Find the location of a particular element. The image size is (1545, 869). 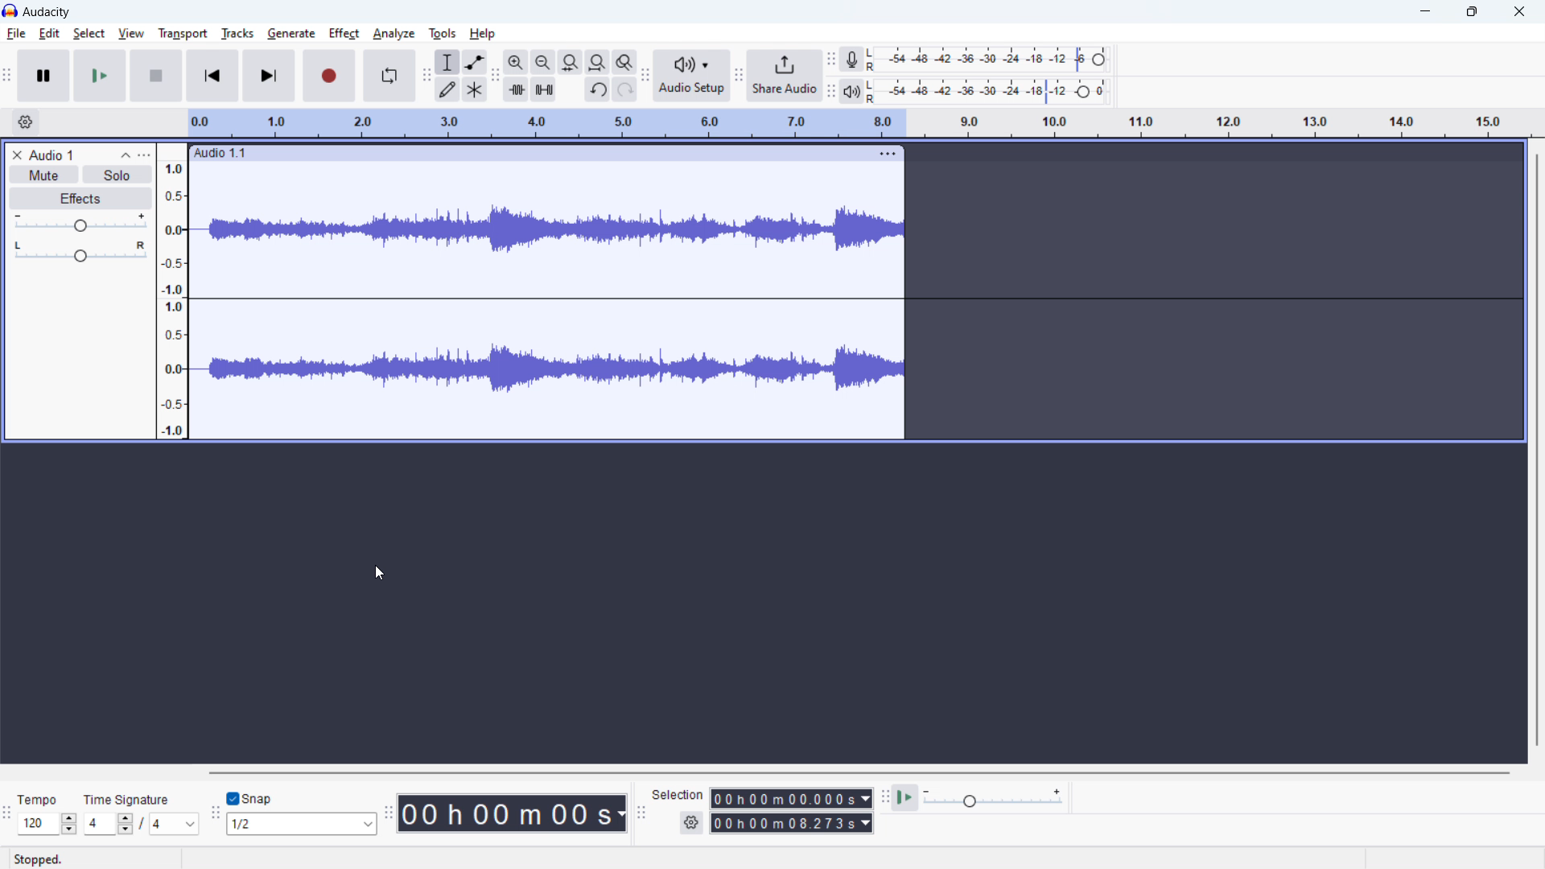

logo is located at coordinates (10, 10).